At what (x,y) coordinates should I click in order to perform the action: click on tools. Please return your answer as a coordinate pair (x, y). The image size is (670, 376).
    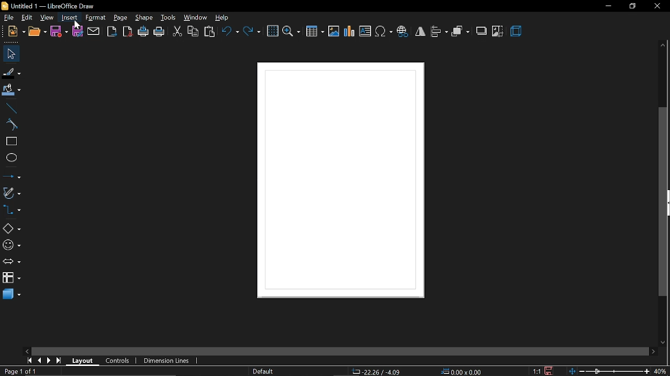
    Looking at the image, I should click on (169, 18).